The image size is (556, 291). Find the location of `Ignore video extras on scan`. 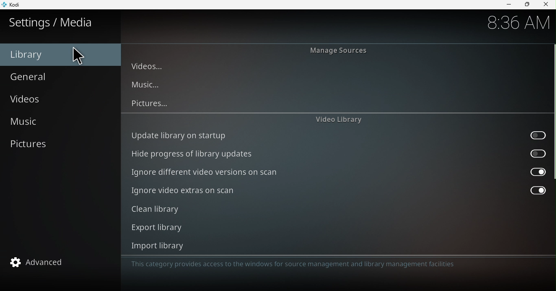

Ignore video extras on scan is located at coordinates (338, 191).